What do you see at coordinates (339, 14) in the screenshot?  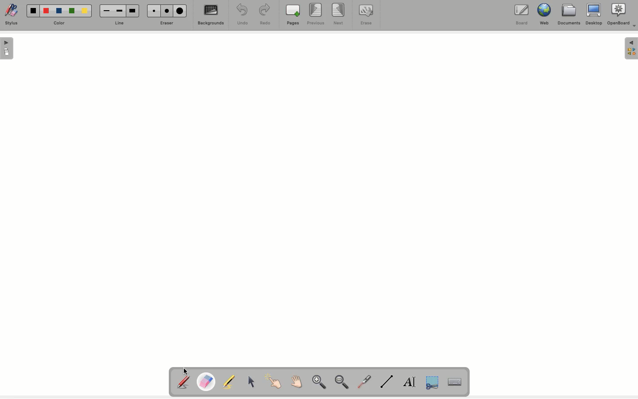 I see `Next` at bounding box center [339, 14].